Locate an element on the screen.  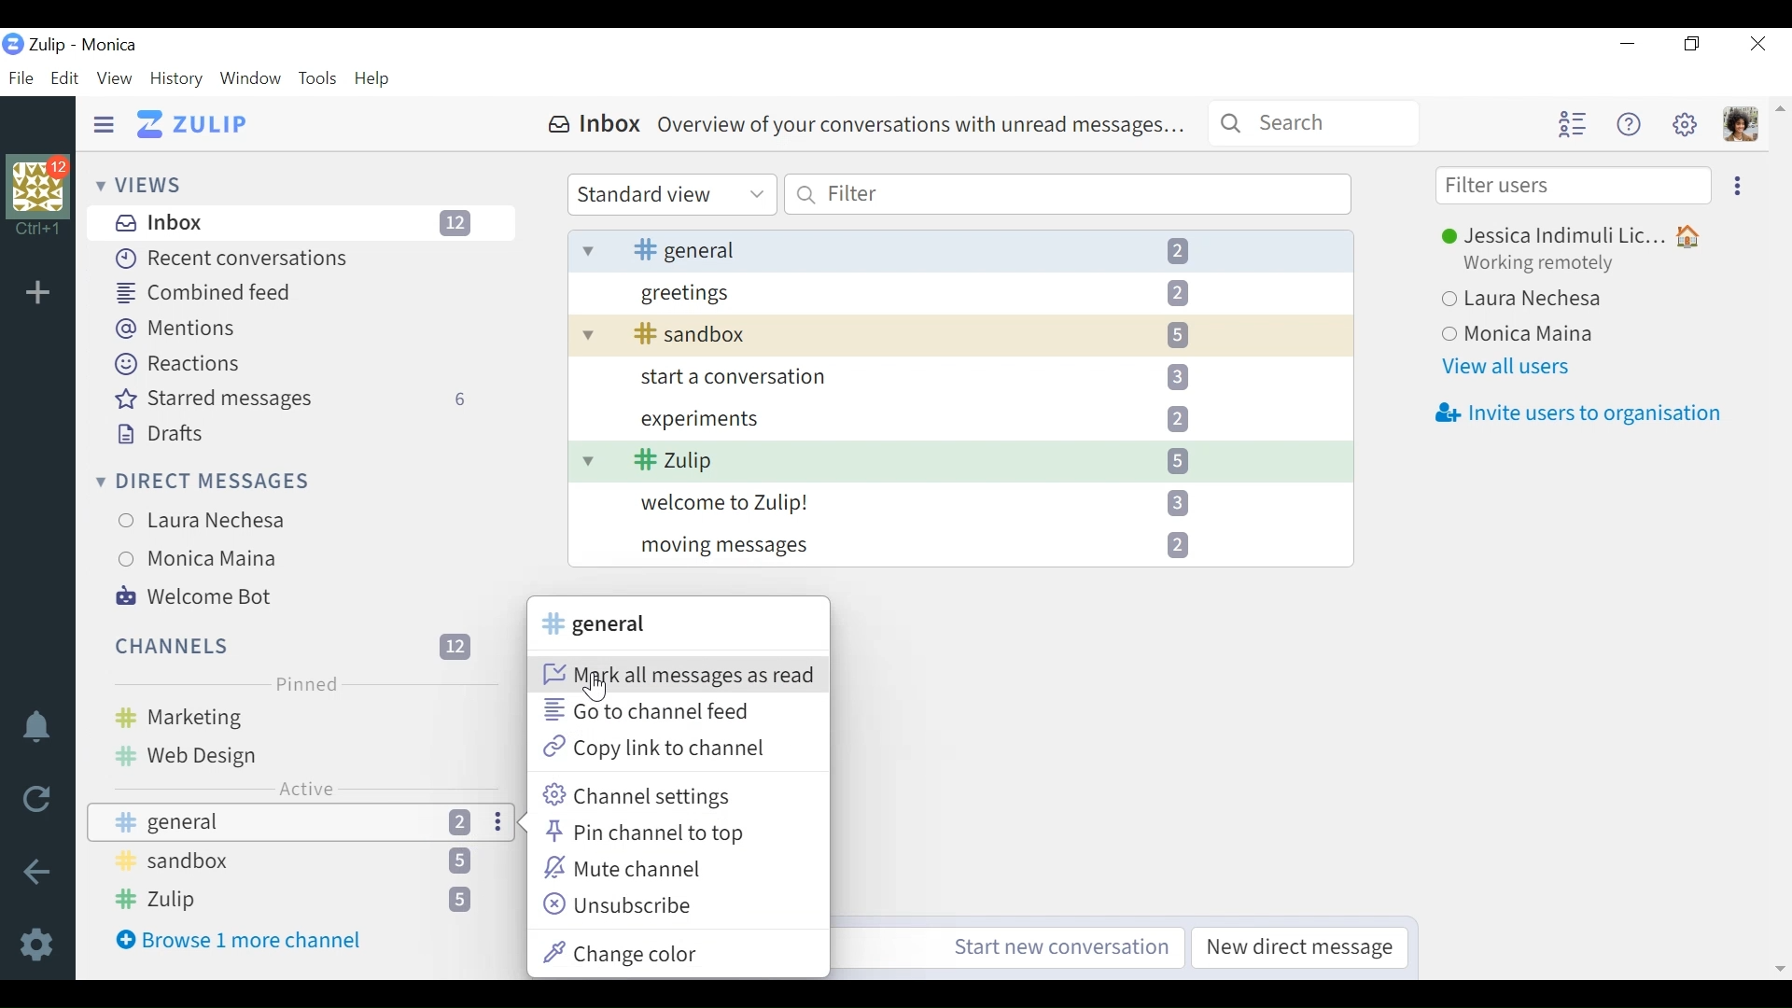
Views is located at coordinates (139, 184).